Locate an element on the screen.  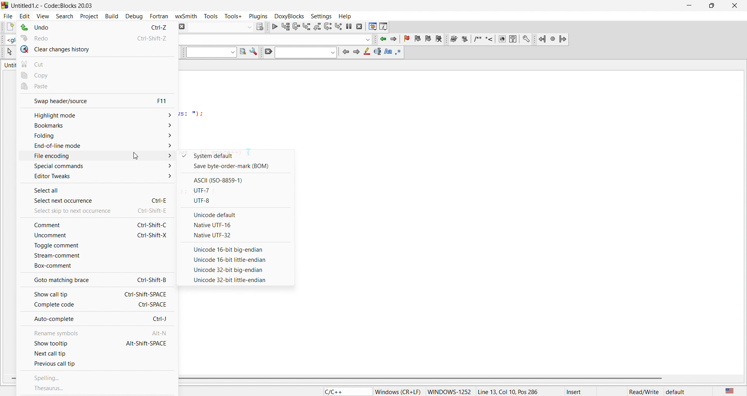
debug is located at coordinates (135, 17).